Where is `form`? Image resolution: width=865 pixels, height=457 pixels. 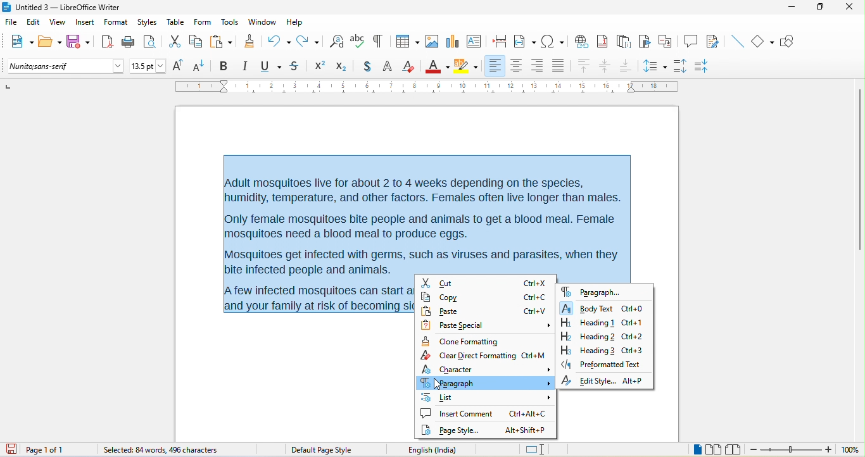
form is located at coordinates (202, 22).